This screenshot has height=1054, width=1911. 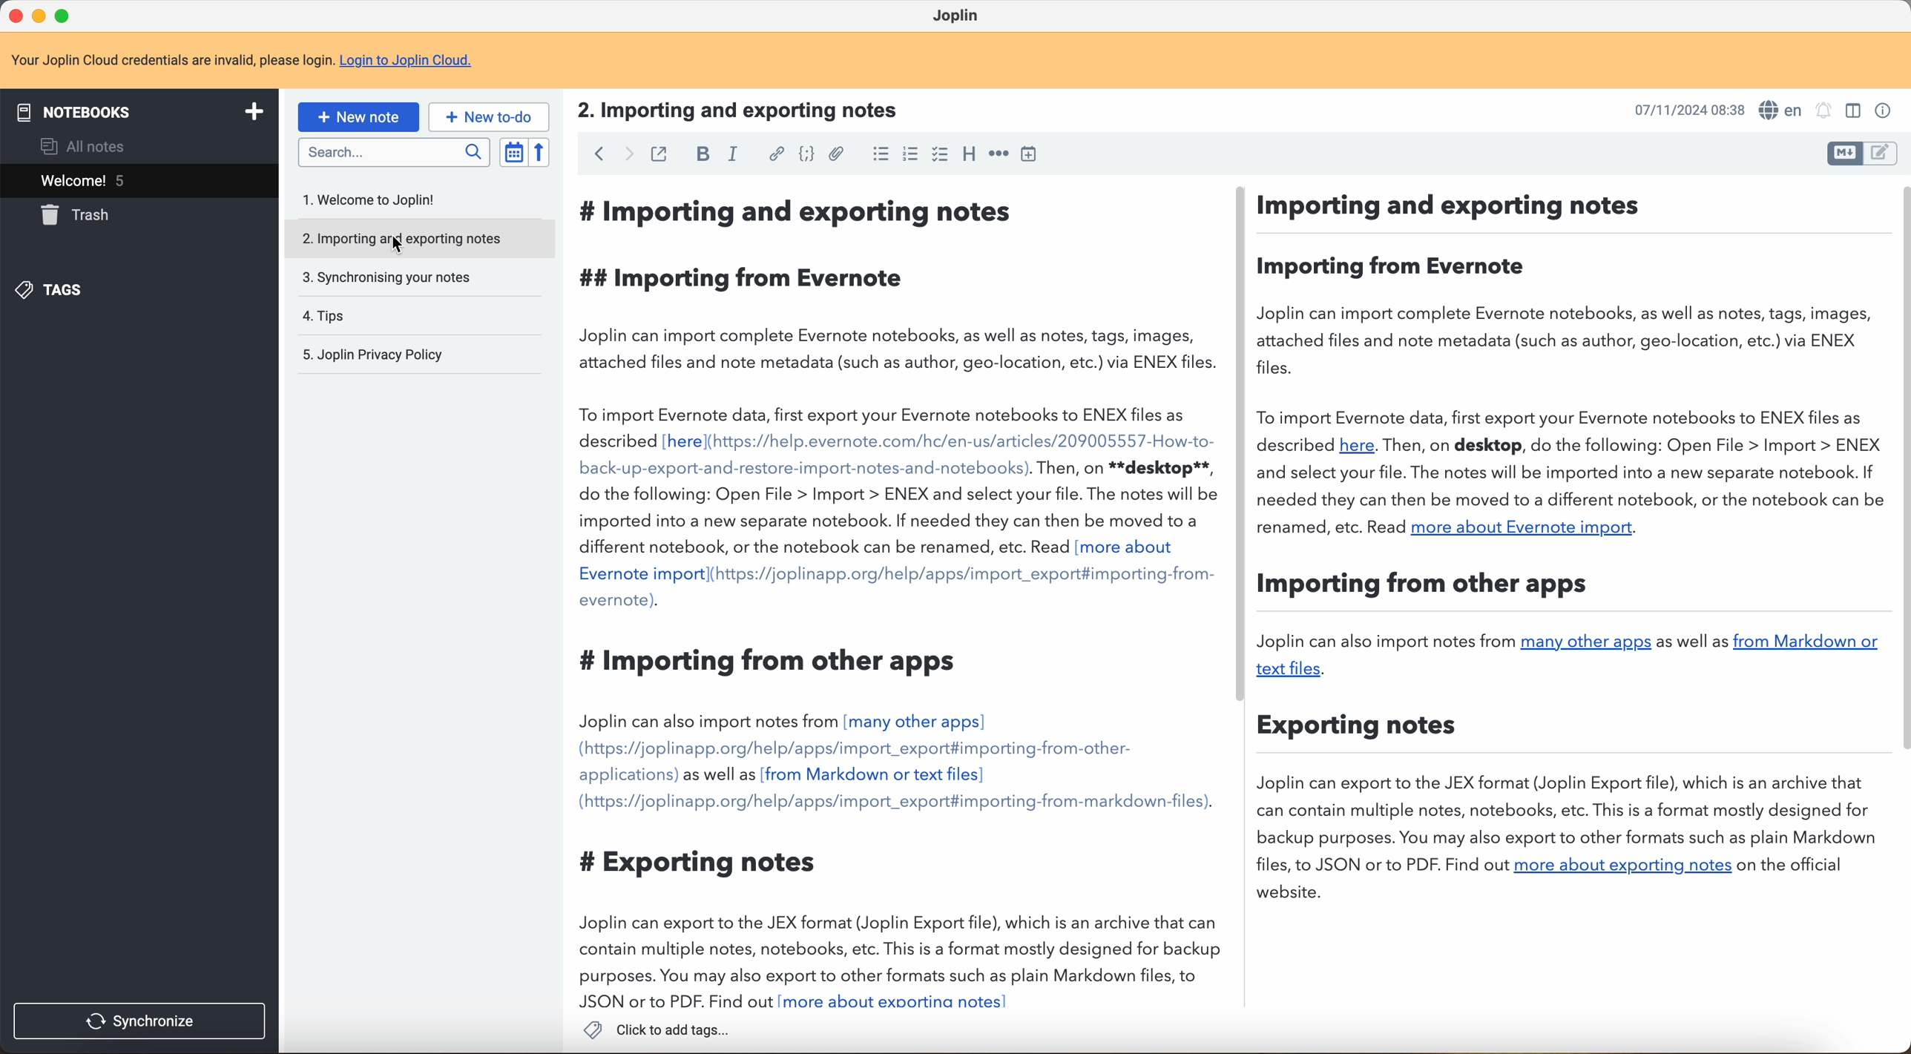 What do you see at coordinates (1826, 111) in the screenshot?
I see `set alarm` at bounding box center [1826, 111].